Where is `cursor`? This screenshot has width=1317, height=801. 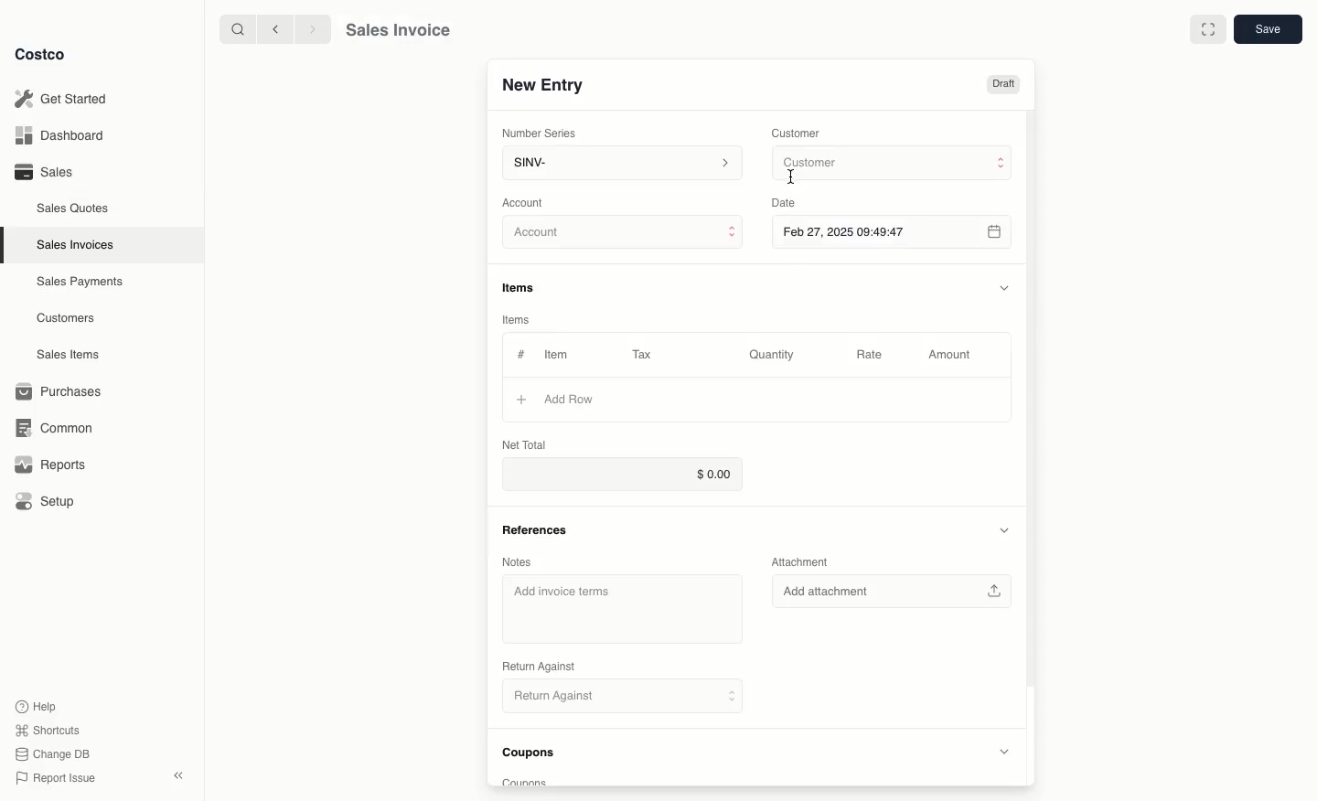 cursor is located at coordinates (793, 177).